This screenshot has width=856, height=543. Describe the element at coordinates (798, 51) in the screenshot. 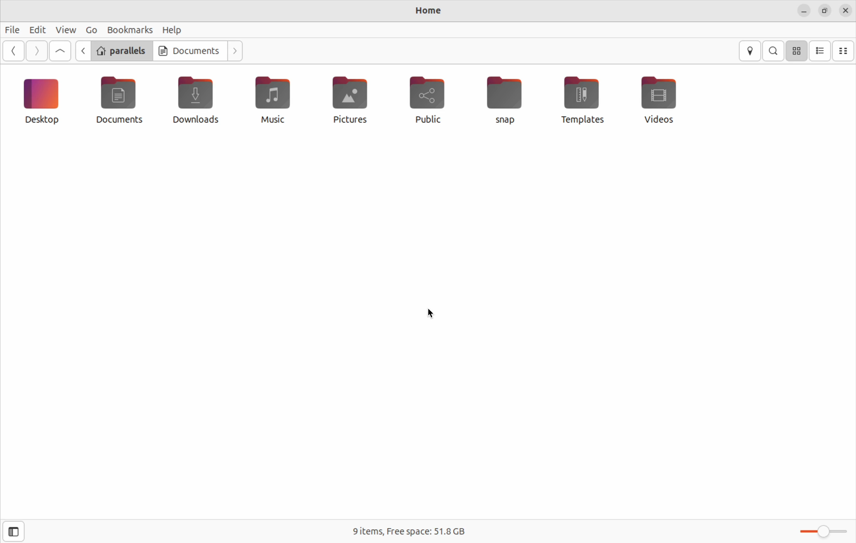

I see `icon view` at that location.